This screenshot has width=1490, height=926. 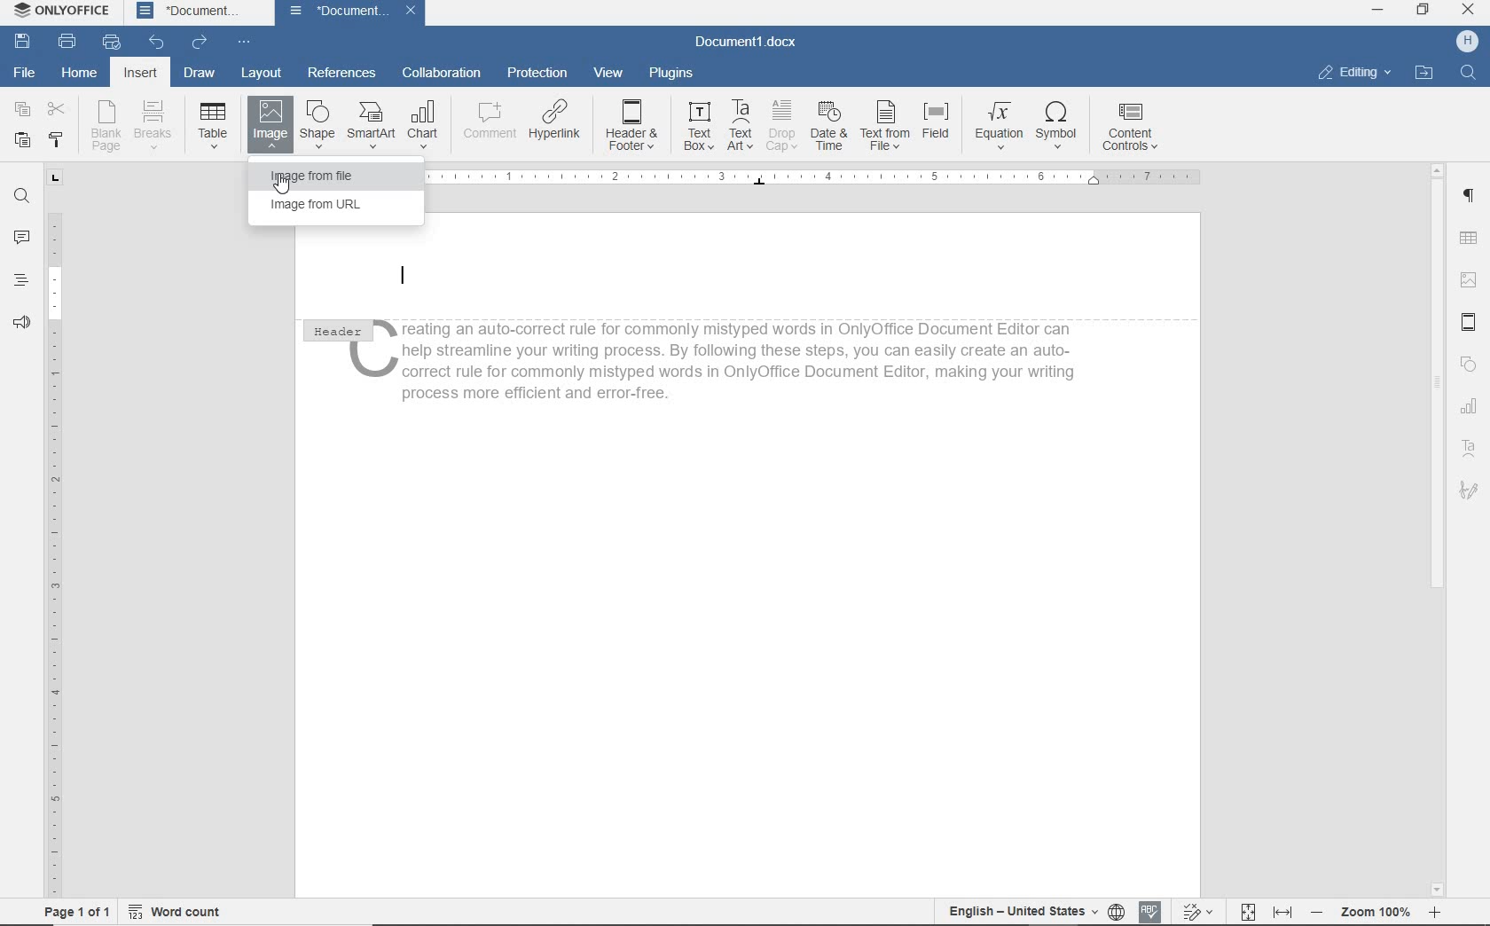 What do you see at coordinates (20, 196) in the screenshot?
I see `FIND` at bounding box center [20, 196].